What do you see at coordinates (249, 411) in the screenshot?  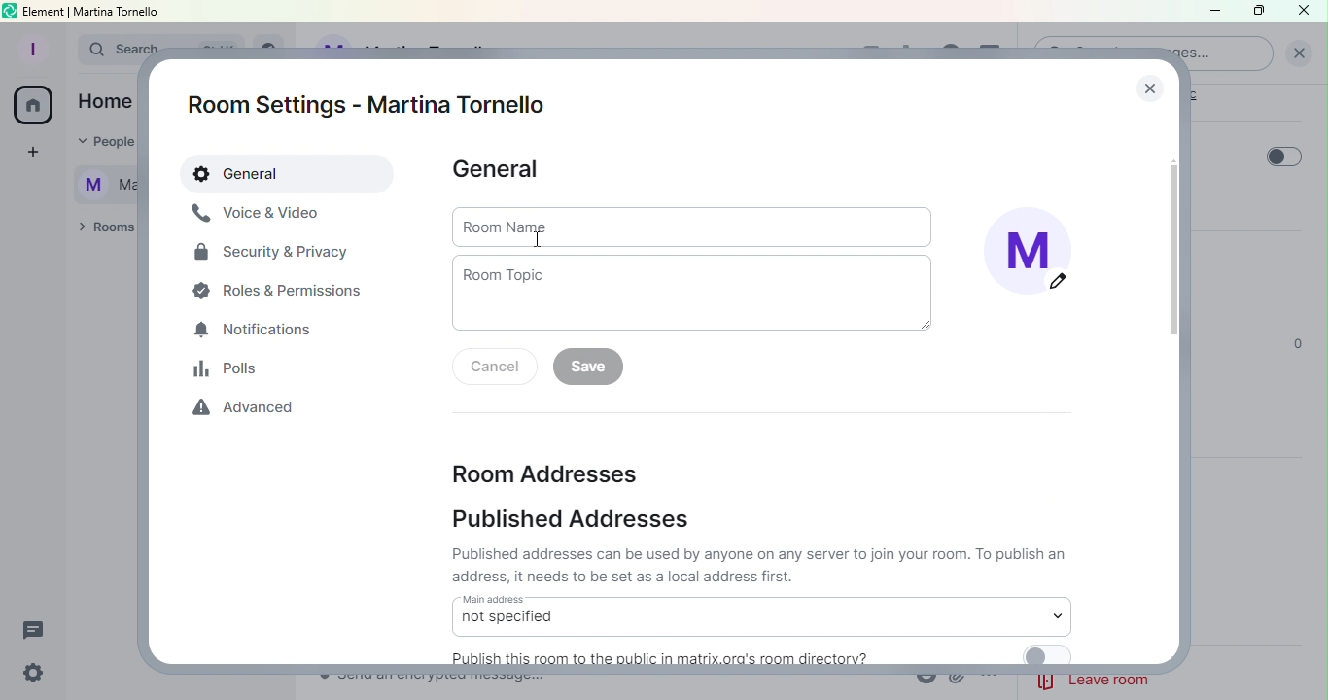 I see `Advanced` at bounding box center [249, 411].